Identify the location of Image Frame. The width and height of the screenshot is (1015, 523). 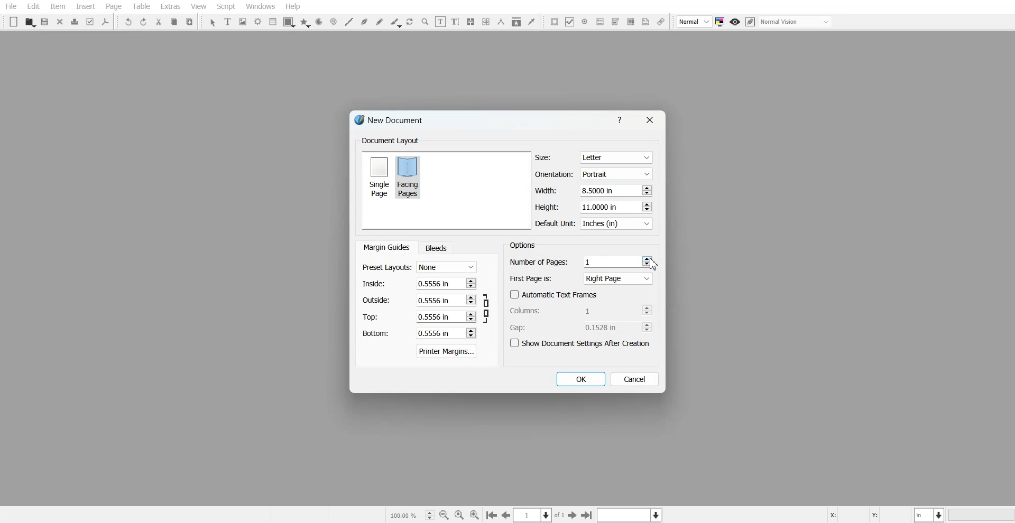
(243, 22).